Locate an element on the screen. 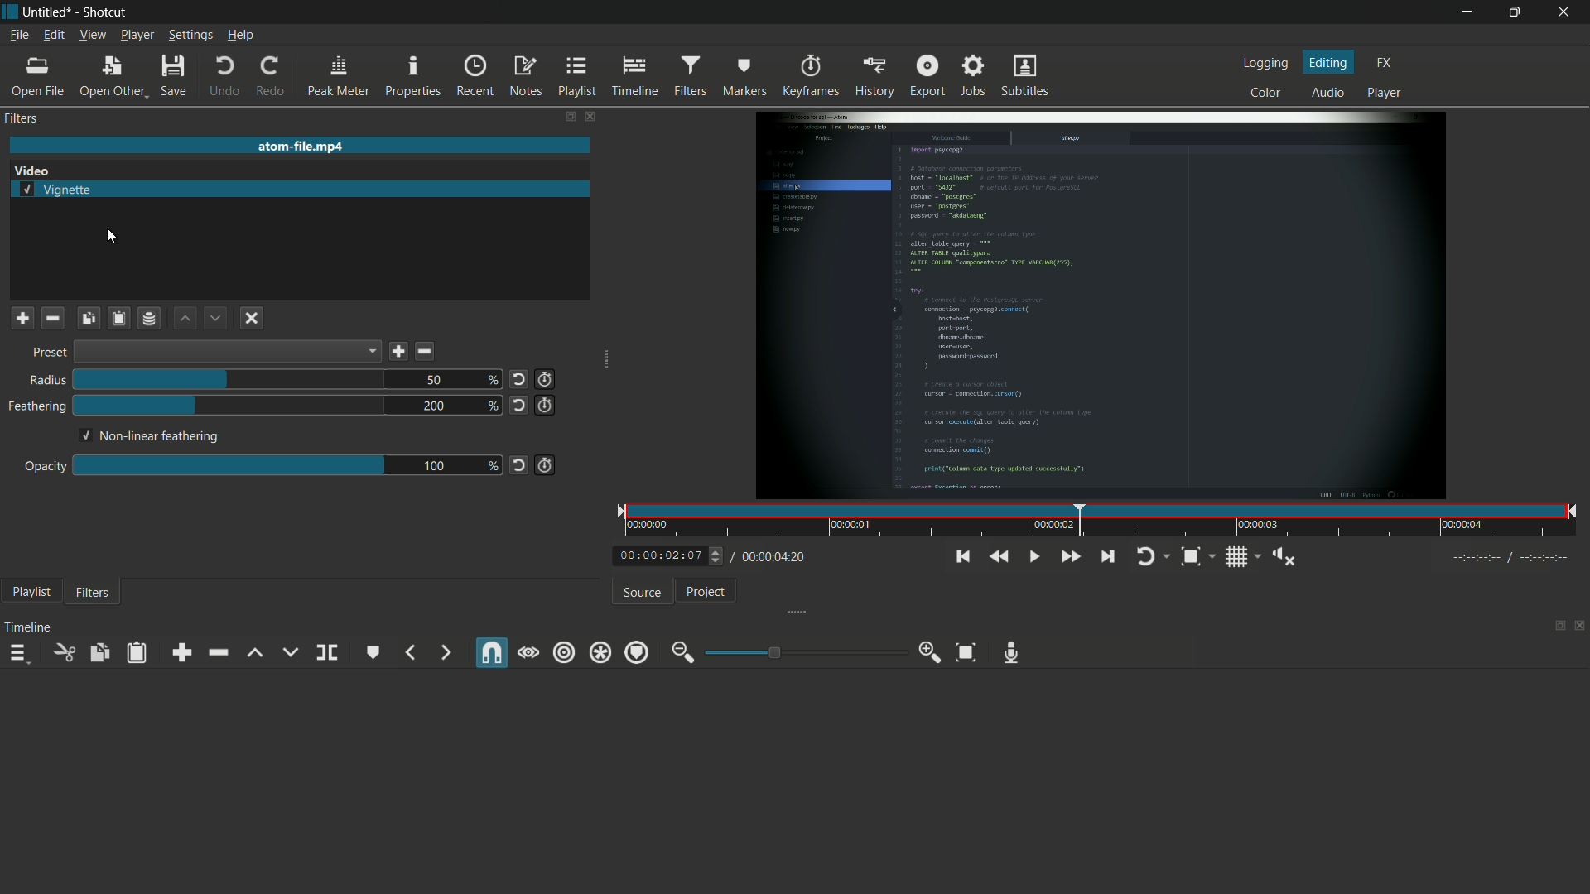 The width and height of the screenshot is (1590, 894). logging is located at coordinates (1268, 62).